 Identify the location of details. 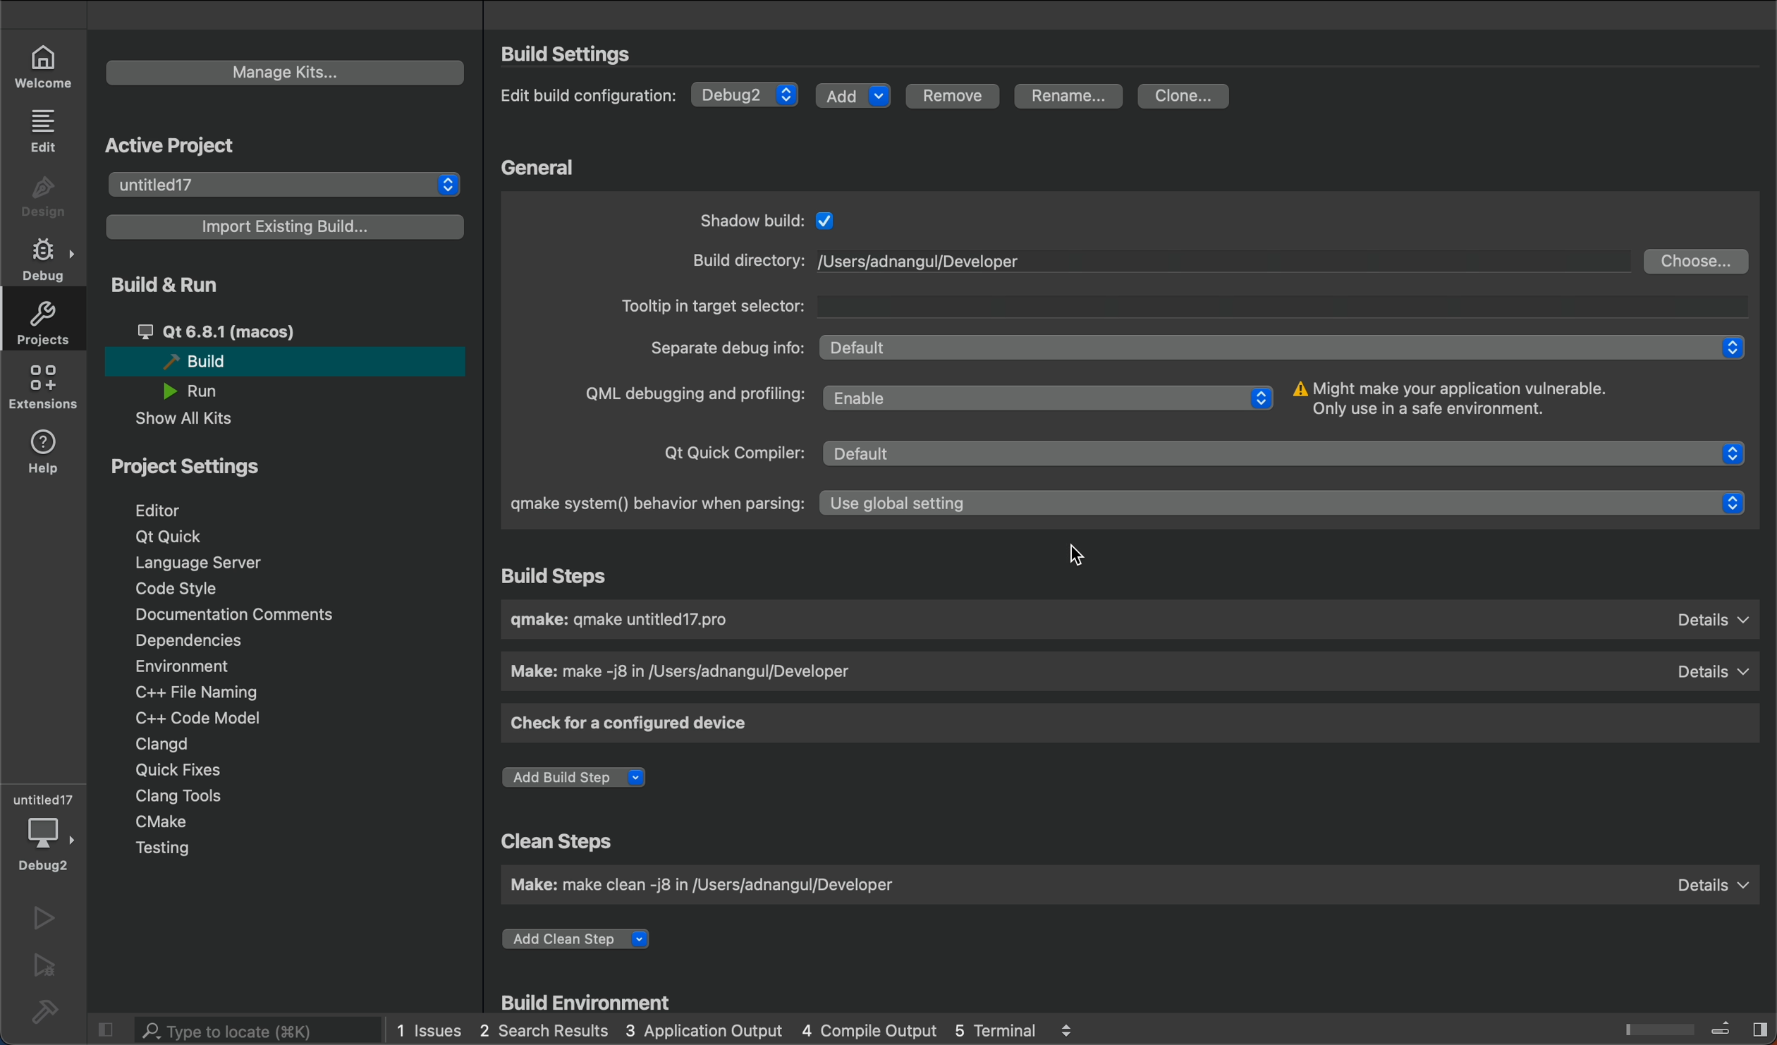
(1714, 672).